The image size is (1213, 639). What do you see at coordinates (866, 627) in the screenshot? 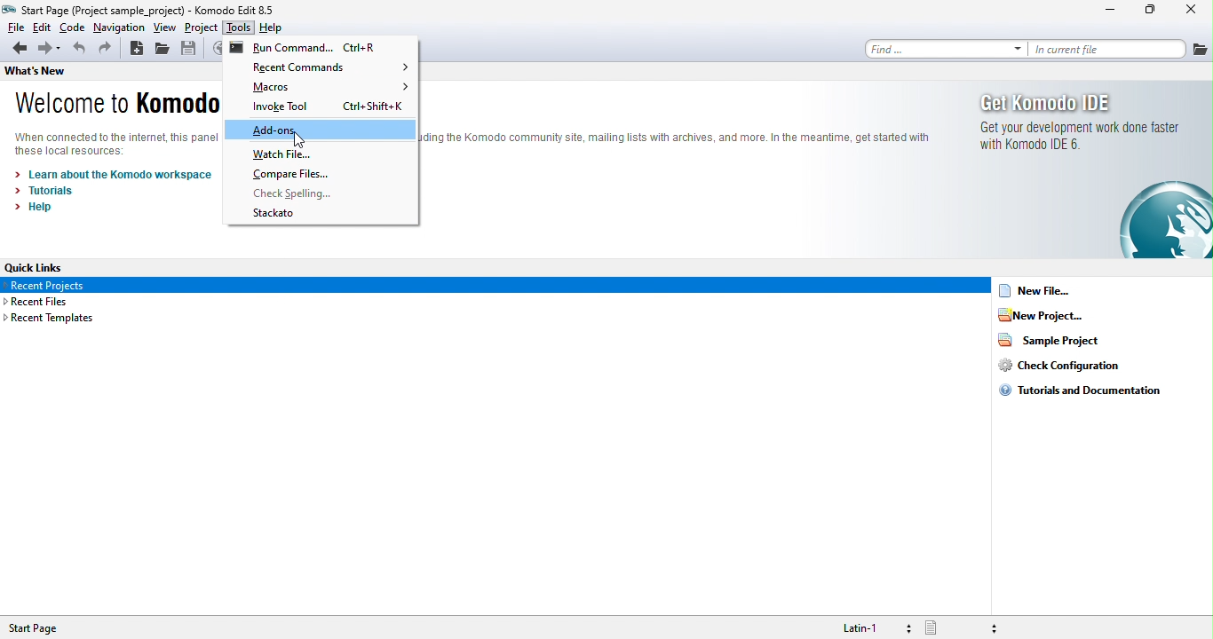
I see `latin 1` at bounding box center [866, 627].